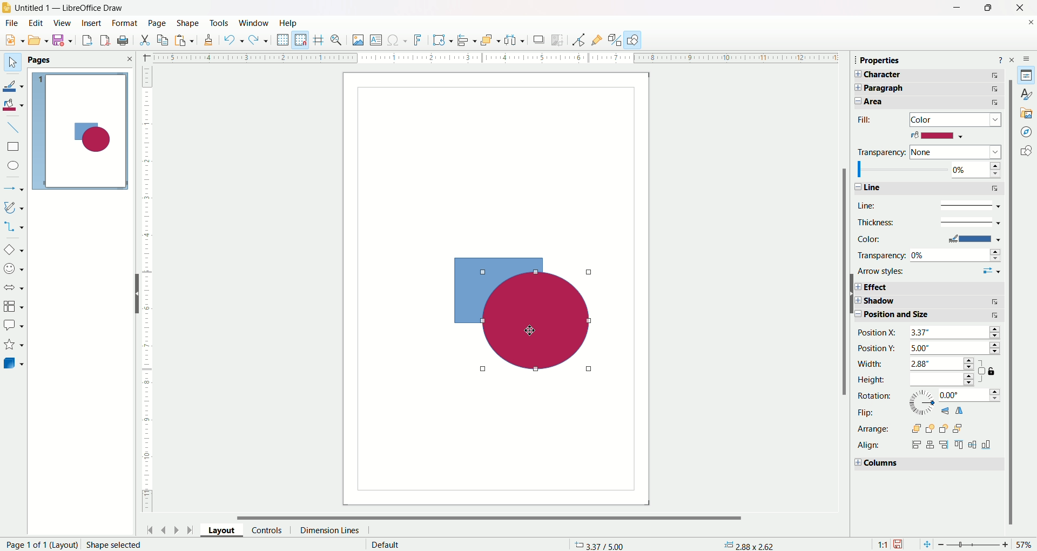 The width and height of the screenshot is (1037, 551). What do you see at coordinates (937, 136) in the screenshot?
I see `color` at bounding box center [937, 136].